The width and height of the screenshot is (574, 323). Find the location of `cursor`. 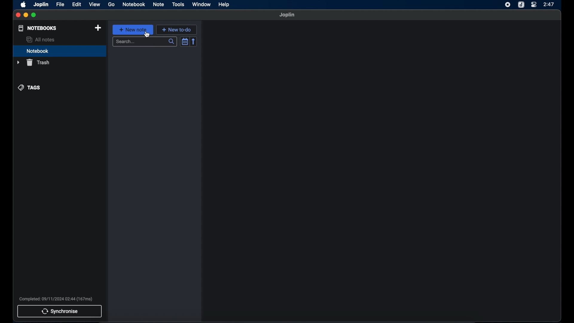

cursor is located at coordinates (148, 35).